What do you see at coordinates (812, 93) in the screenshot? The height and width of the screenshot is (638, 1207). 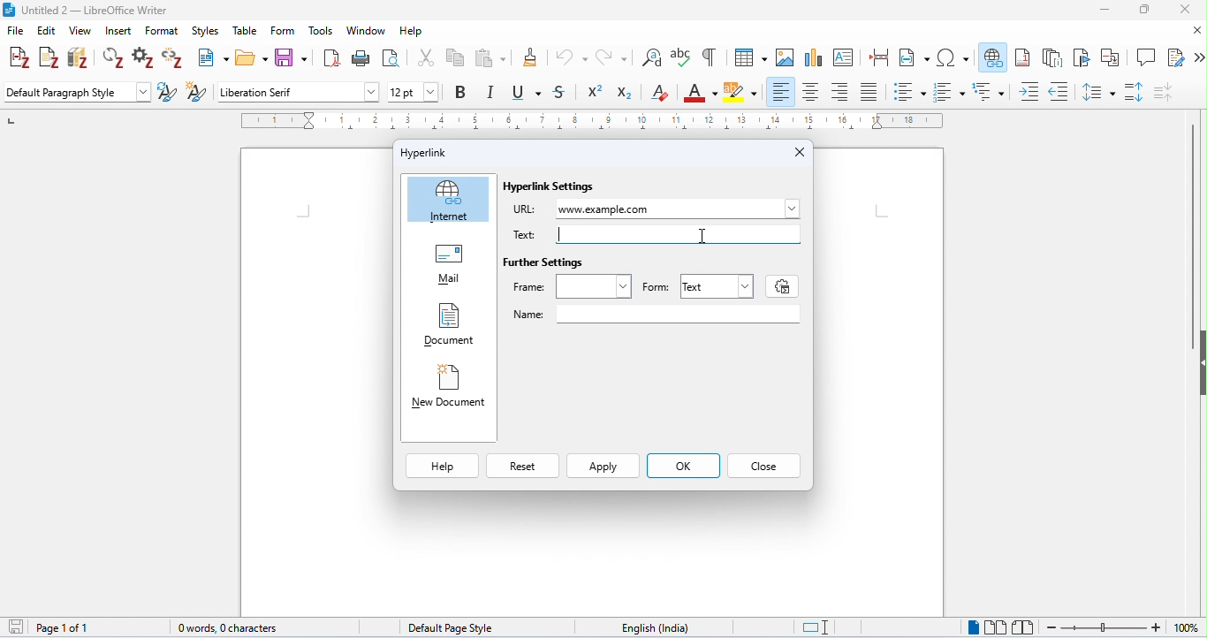 I see `align center` at bounding box center [812, 93].